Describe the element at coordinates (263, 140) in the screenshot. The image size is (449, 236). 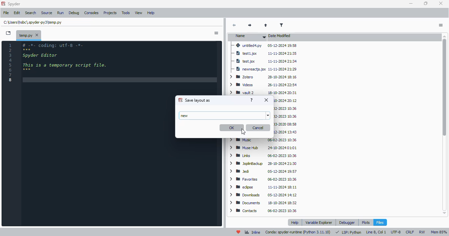
I see `Music` at that location.